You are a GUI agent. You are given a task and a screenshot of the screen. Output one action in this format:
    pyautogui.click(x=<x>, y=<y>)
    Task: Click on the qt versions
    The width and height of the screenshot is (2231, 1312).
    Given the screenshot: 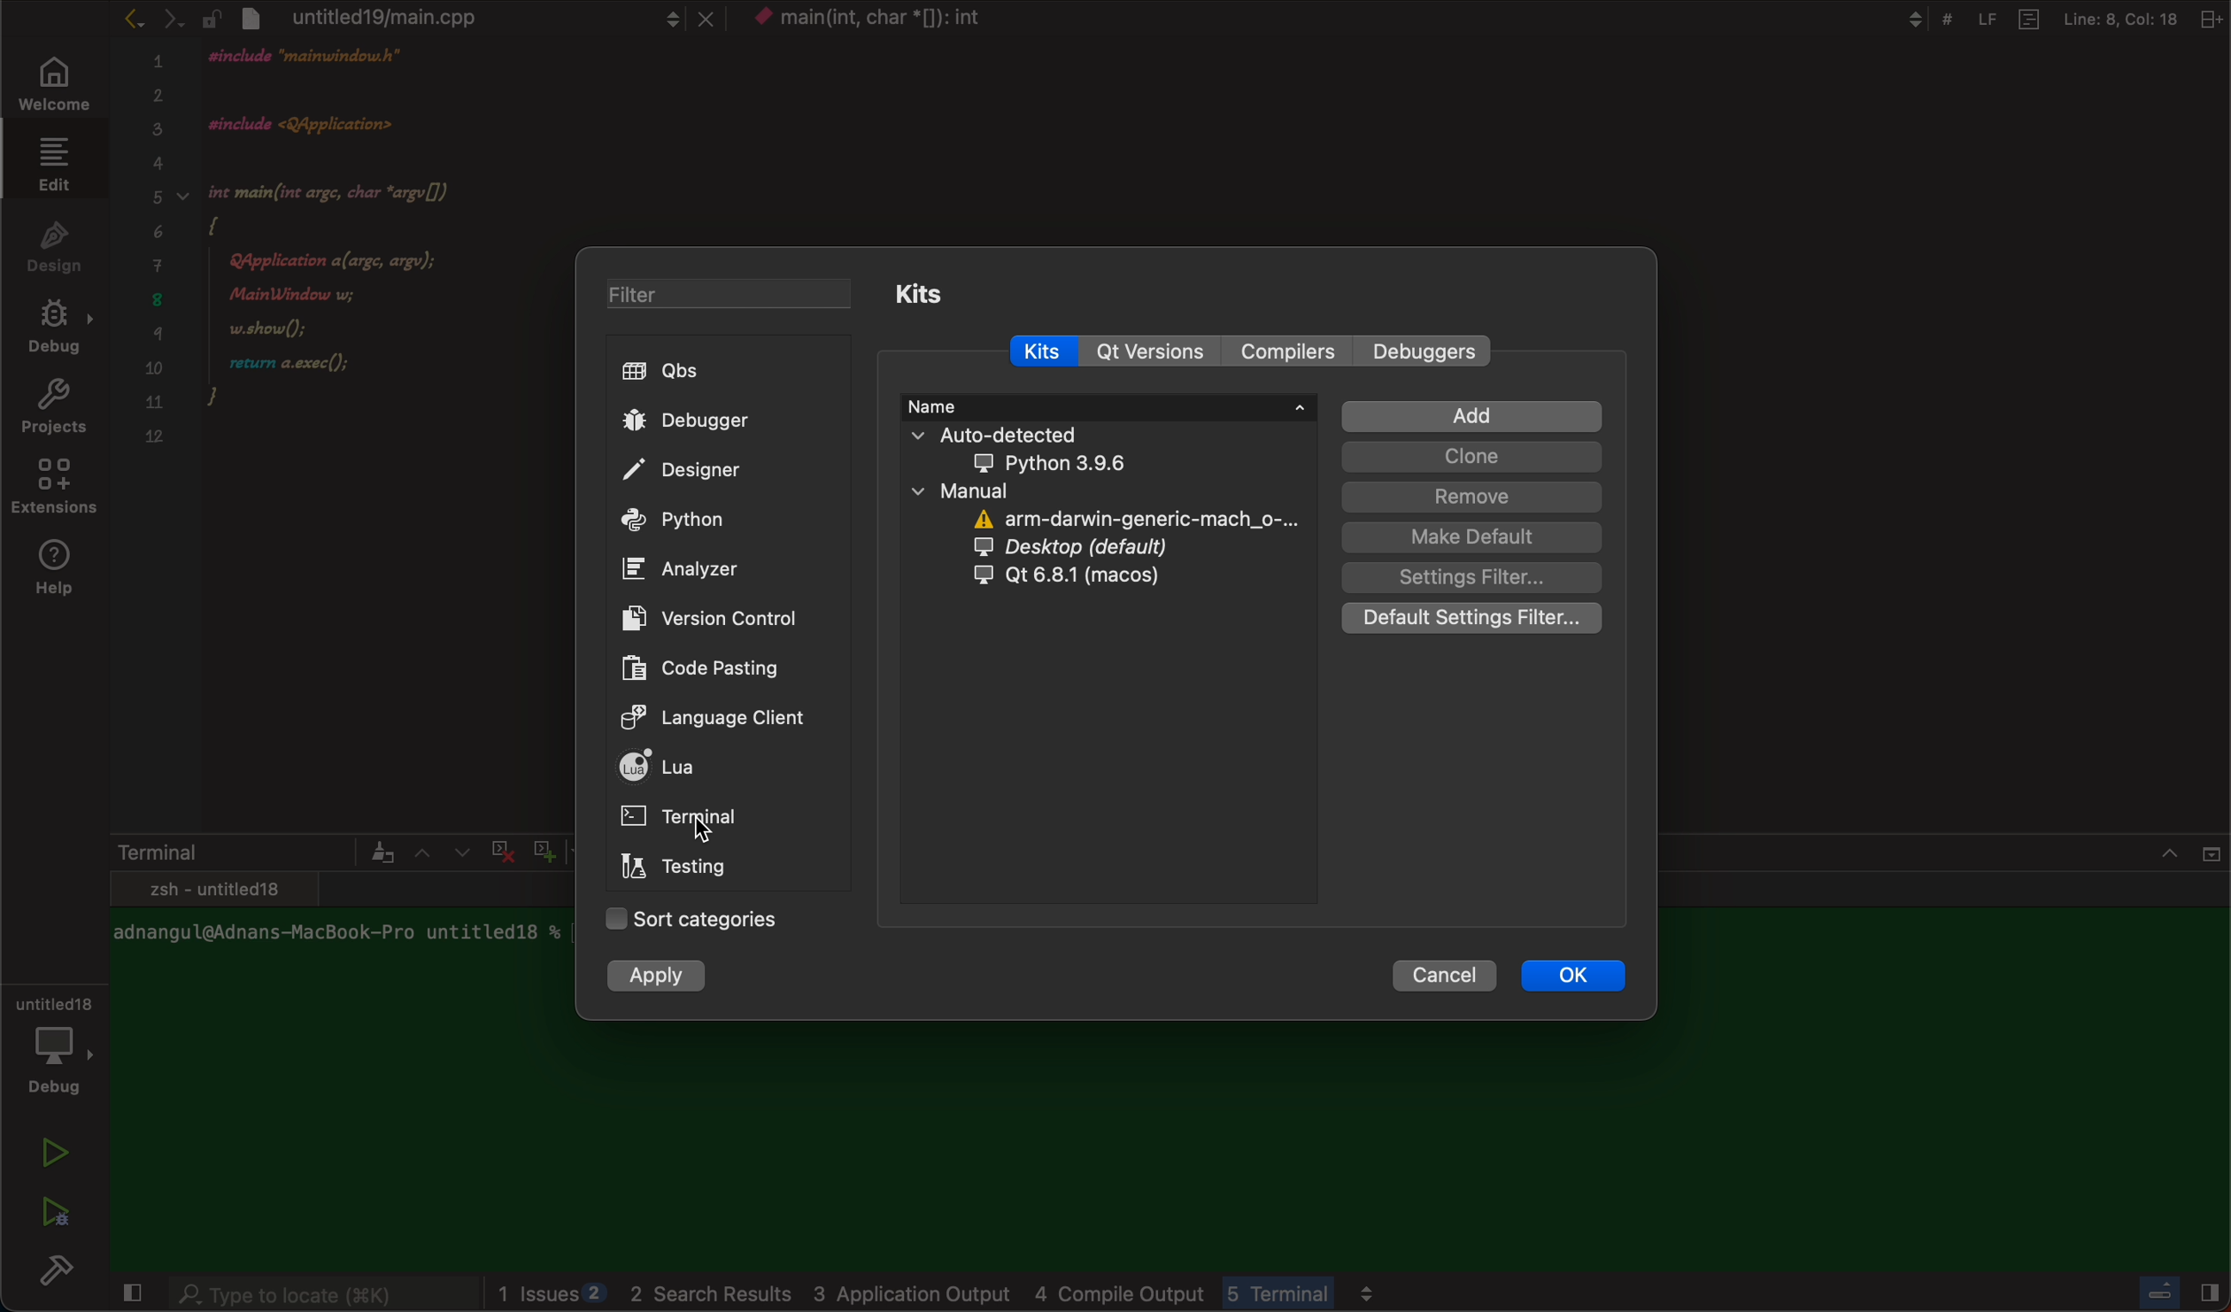 What is the action you would take?
    pyautogui.click(x=1151, y=351)
    